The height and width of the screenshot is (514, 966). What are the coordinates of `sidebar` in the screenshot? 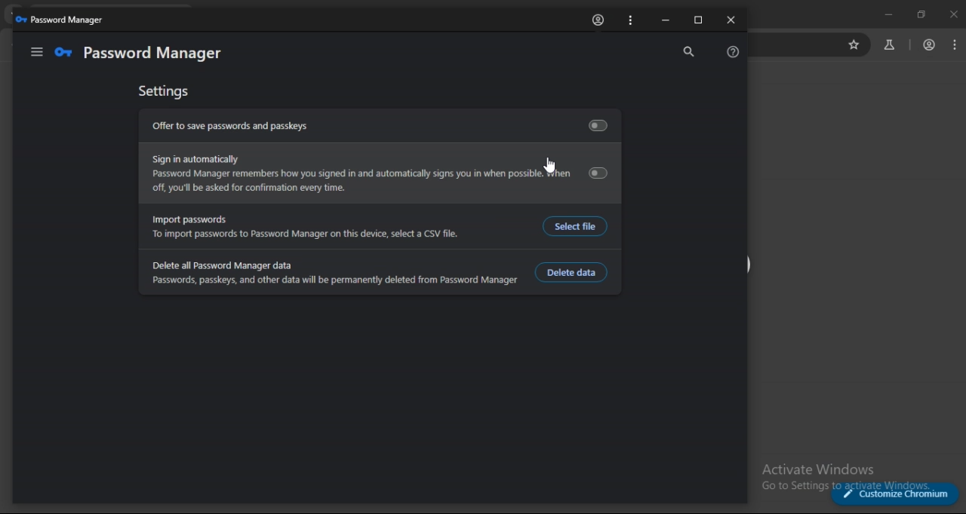 It's located at (36, 53).